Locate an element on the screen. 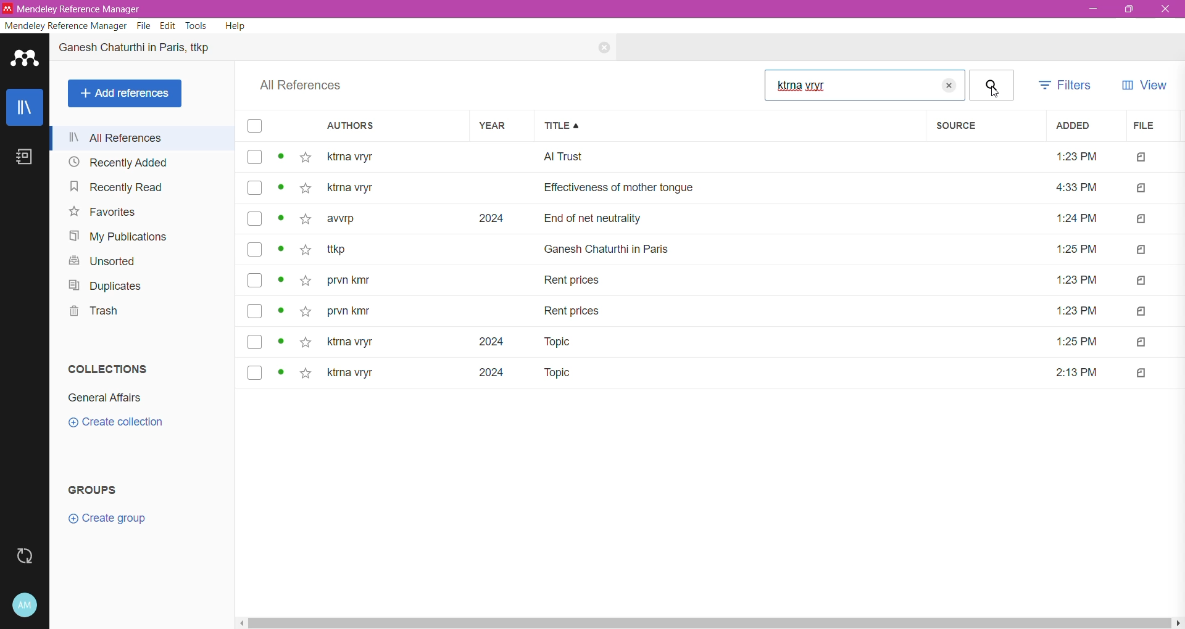 This screenshot has height=629, width=1185. add to favorites is located at coordinates (306, 157).